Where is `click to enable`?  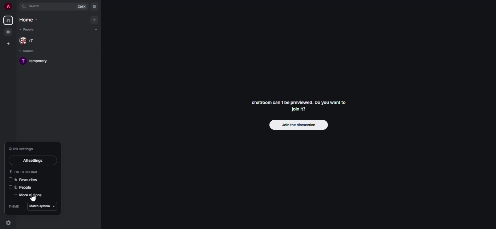
click to enable is located at coordinates (9, 188).